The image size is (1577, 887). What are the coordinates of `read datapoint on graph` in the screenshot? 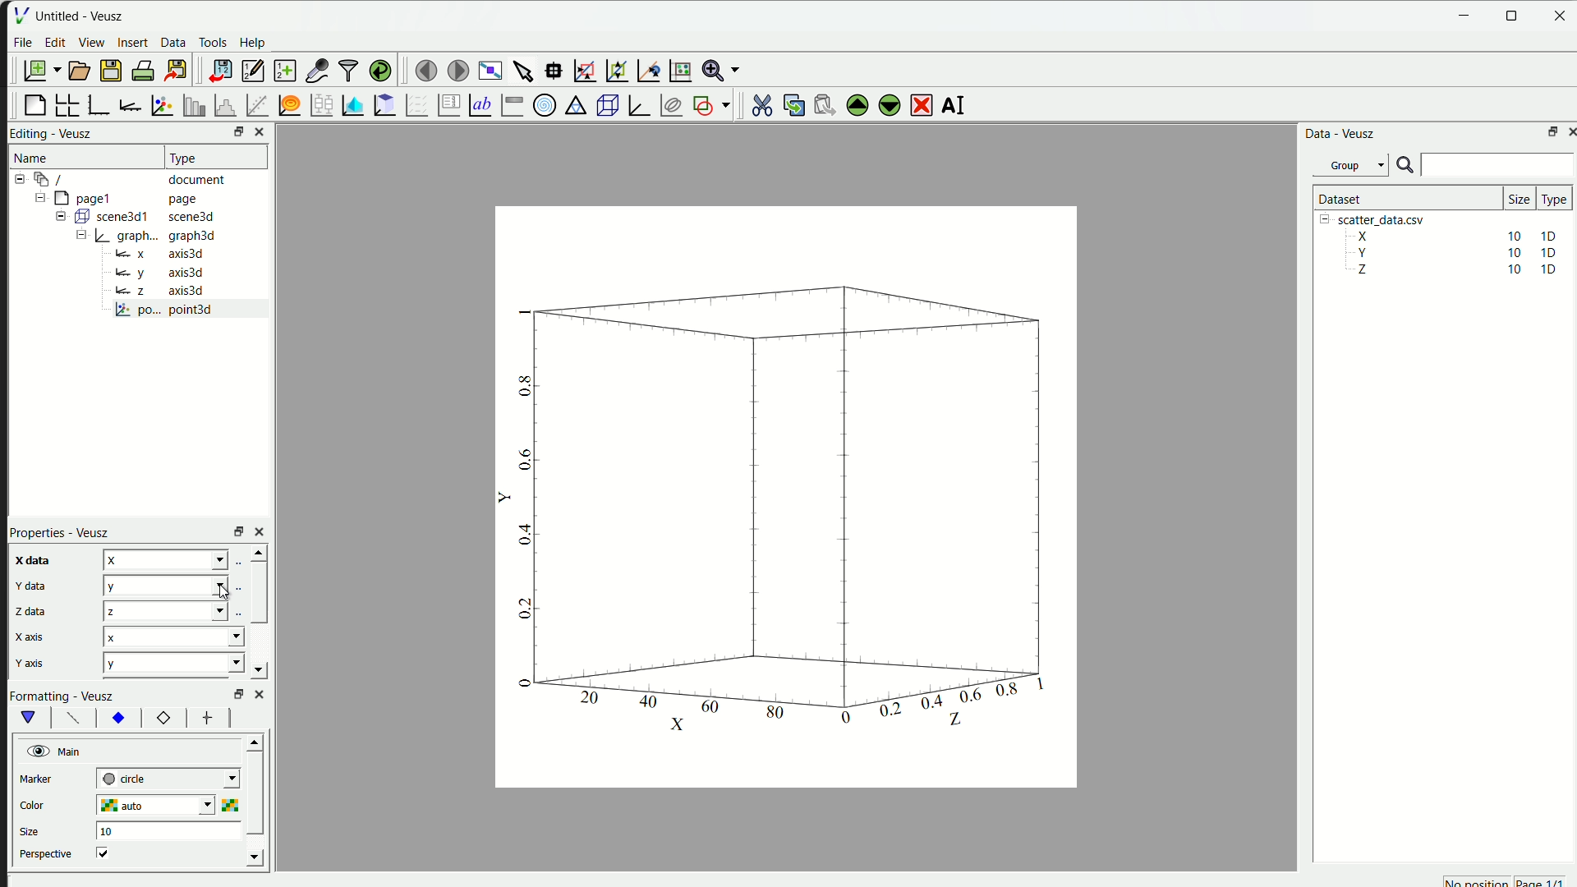 It's located at (553, 70).